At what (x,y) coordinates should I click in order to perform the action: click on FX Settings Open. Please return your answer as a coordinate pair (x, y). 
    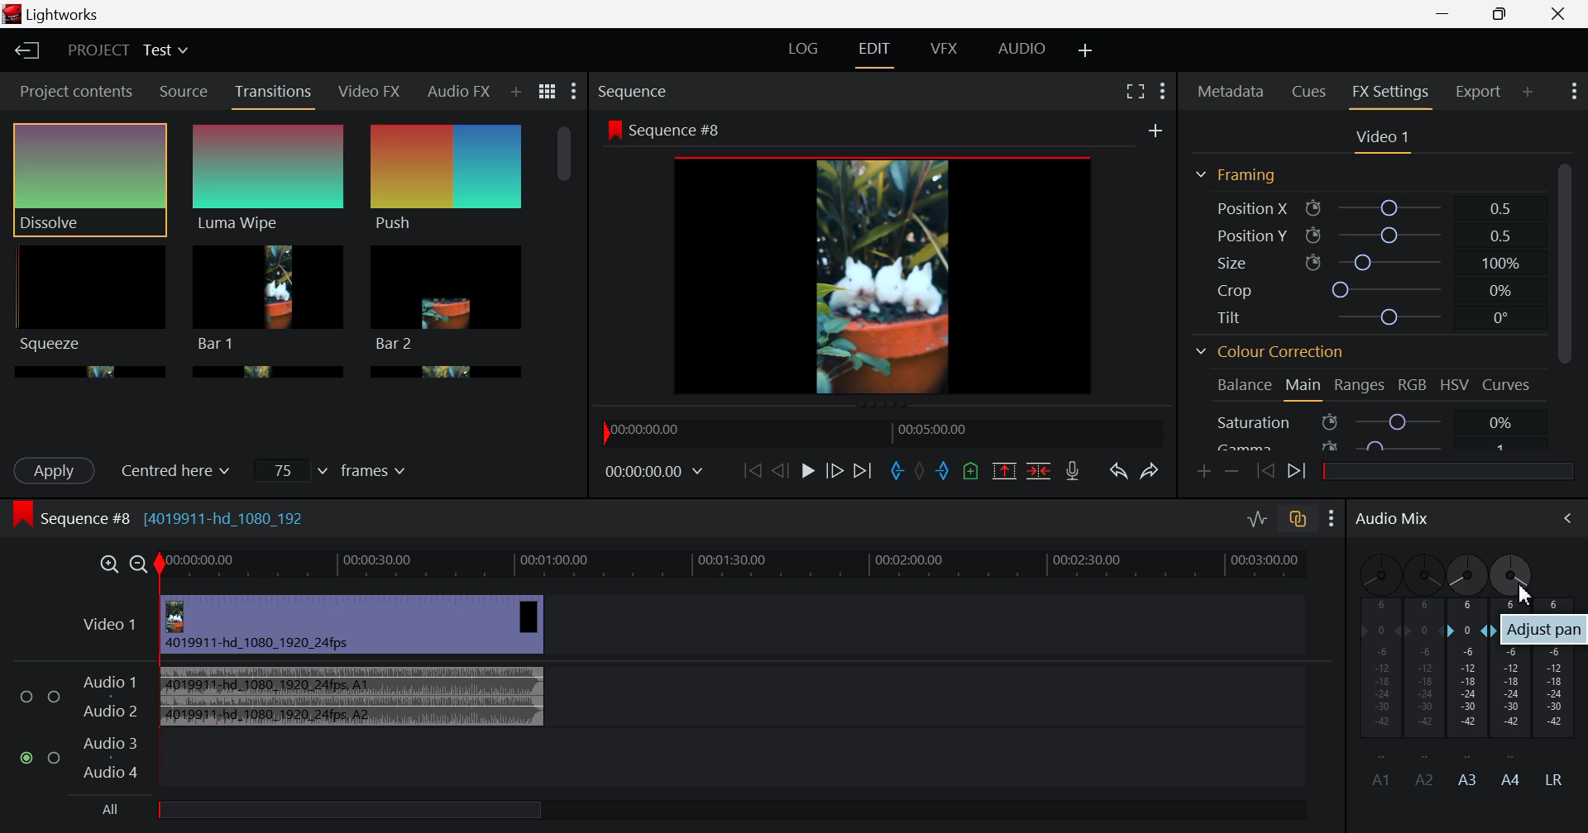
    Looking at the image, I should click on (1393, 94).